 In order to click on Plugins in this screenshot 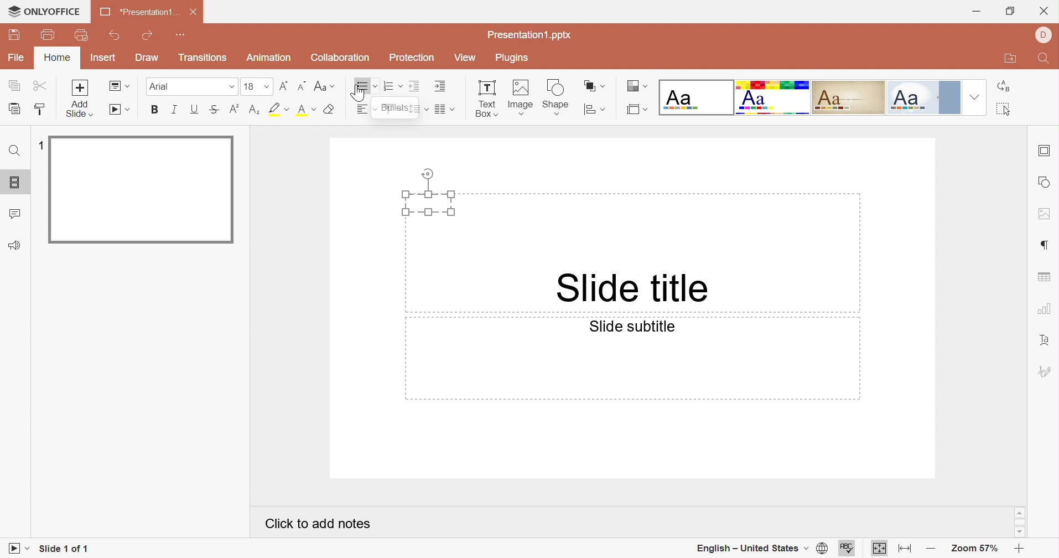, I will do `click(514, 58)`.